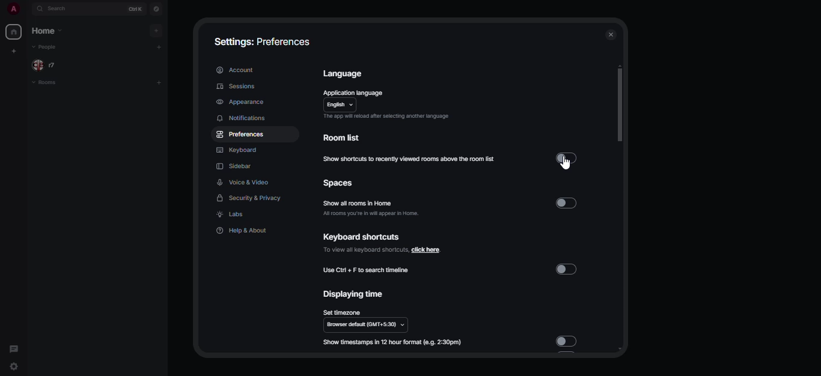  Describe the element at coordinates (244, 183) in the screenshot. I see `voice & video` at that location.